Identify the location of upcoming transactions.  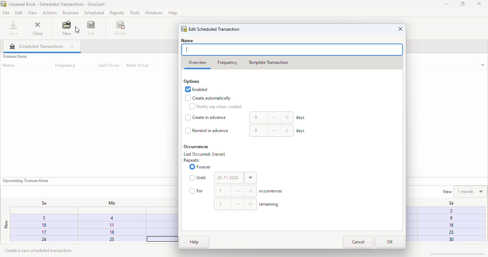
(25, 181).